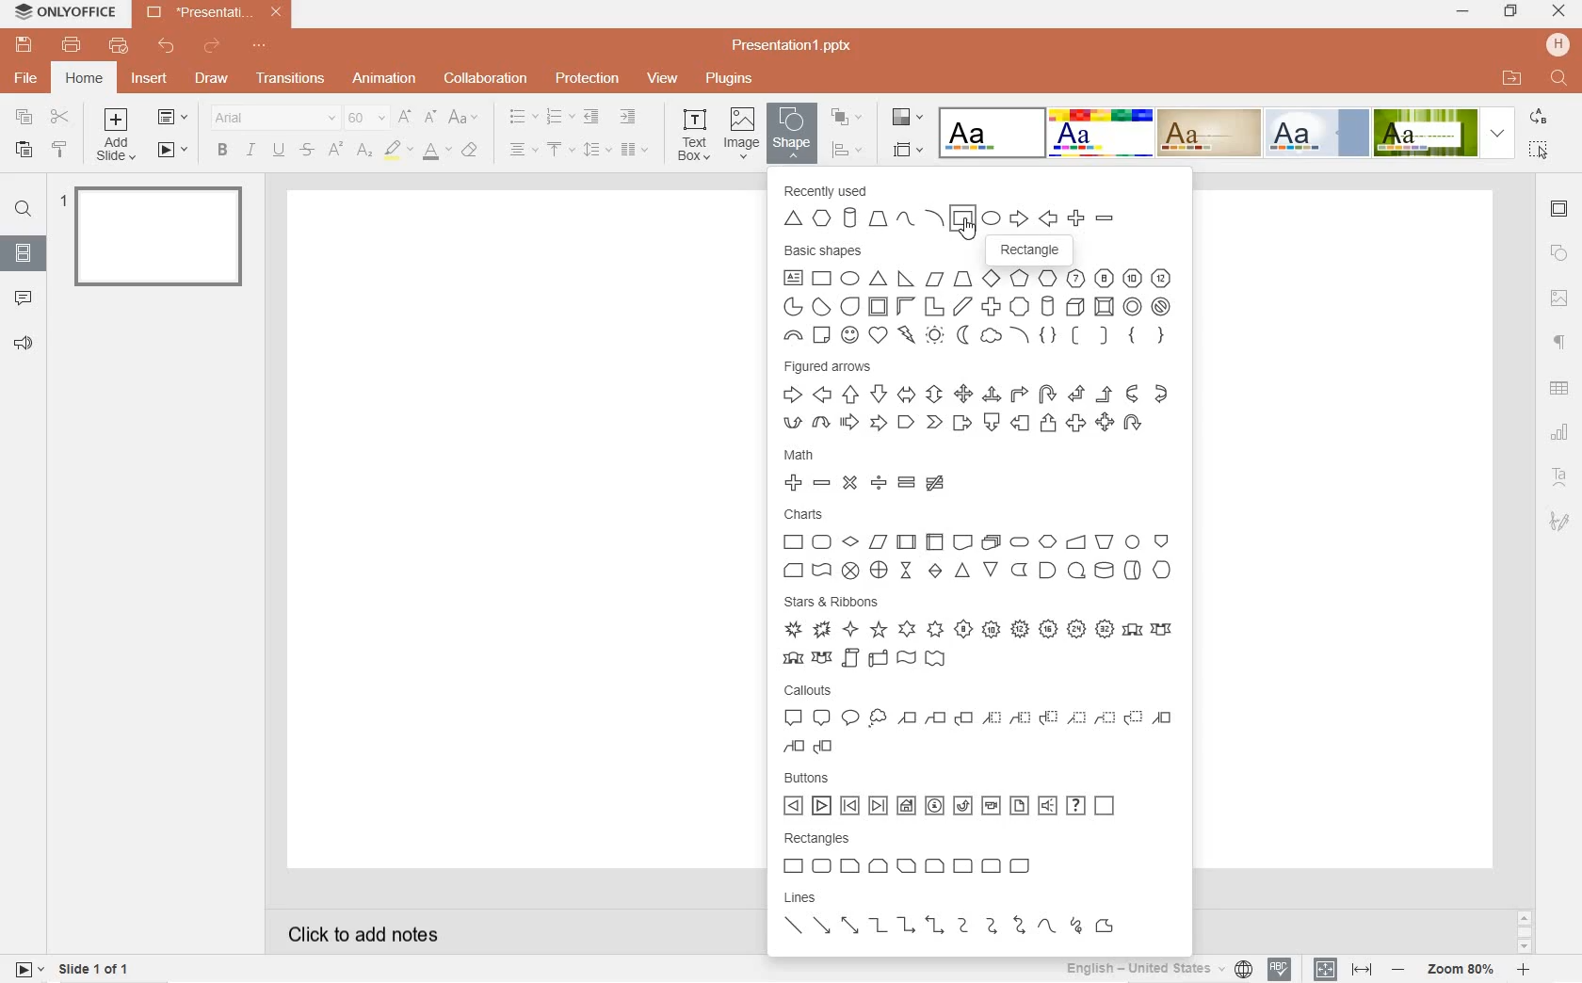  What do you see at coordinates (1105, 629) in the screenshot?
I see `32-point star` at bounding box center [1105, 629].